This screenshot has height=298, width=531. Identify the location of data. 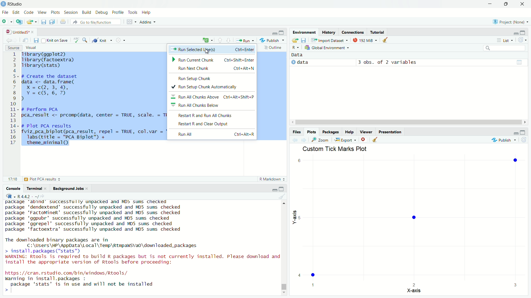
(301, 63).